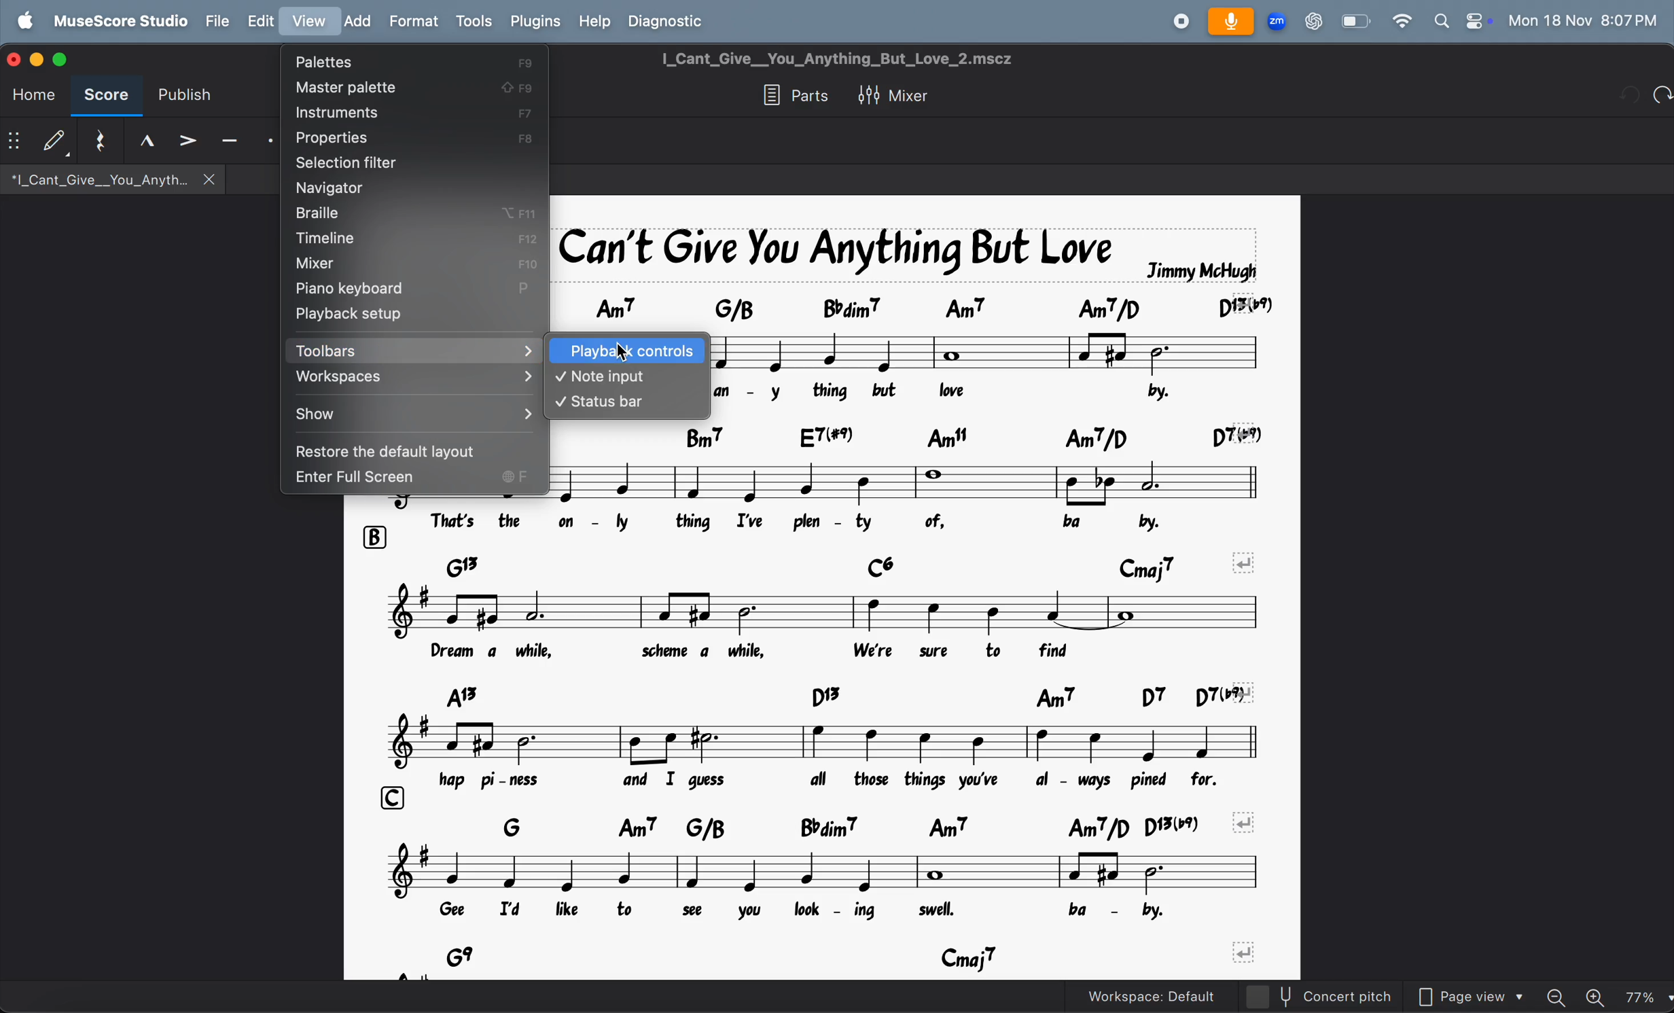 Image resolution: width=1674 pixels, height=1013 pixels. Describe the element at coordinates (1400, 23) in the screenshot. I see `wifi` at that location.